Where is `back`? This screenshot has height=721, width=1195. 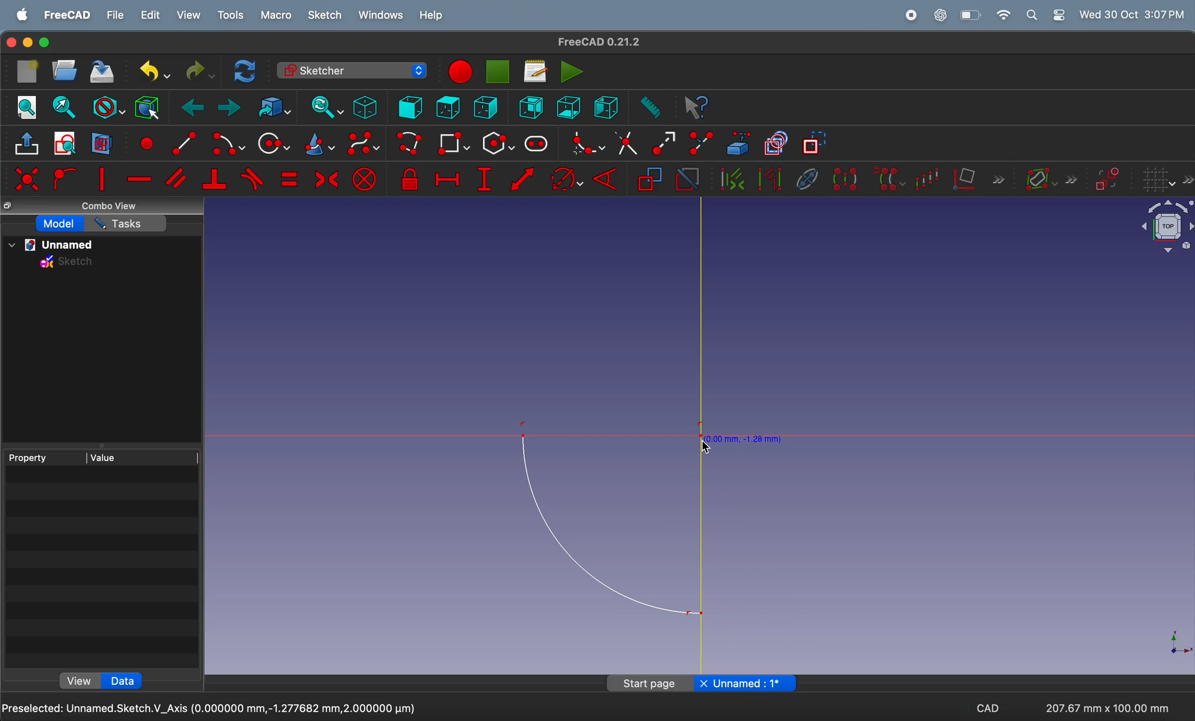
back is located at coordinates (194, 108).